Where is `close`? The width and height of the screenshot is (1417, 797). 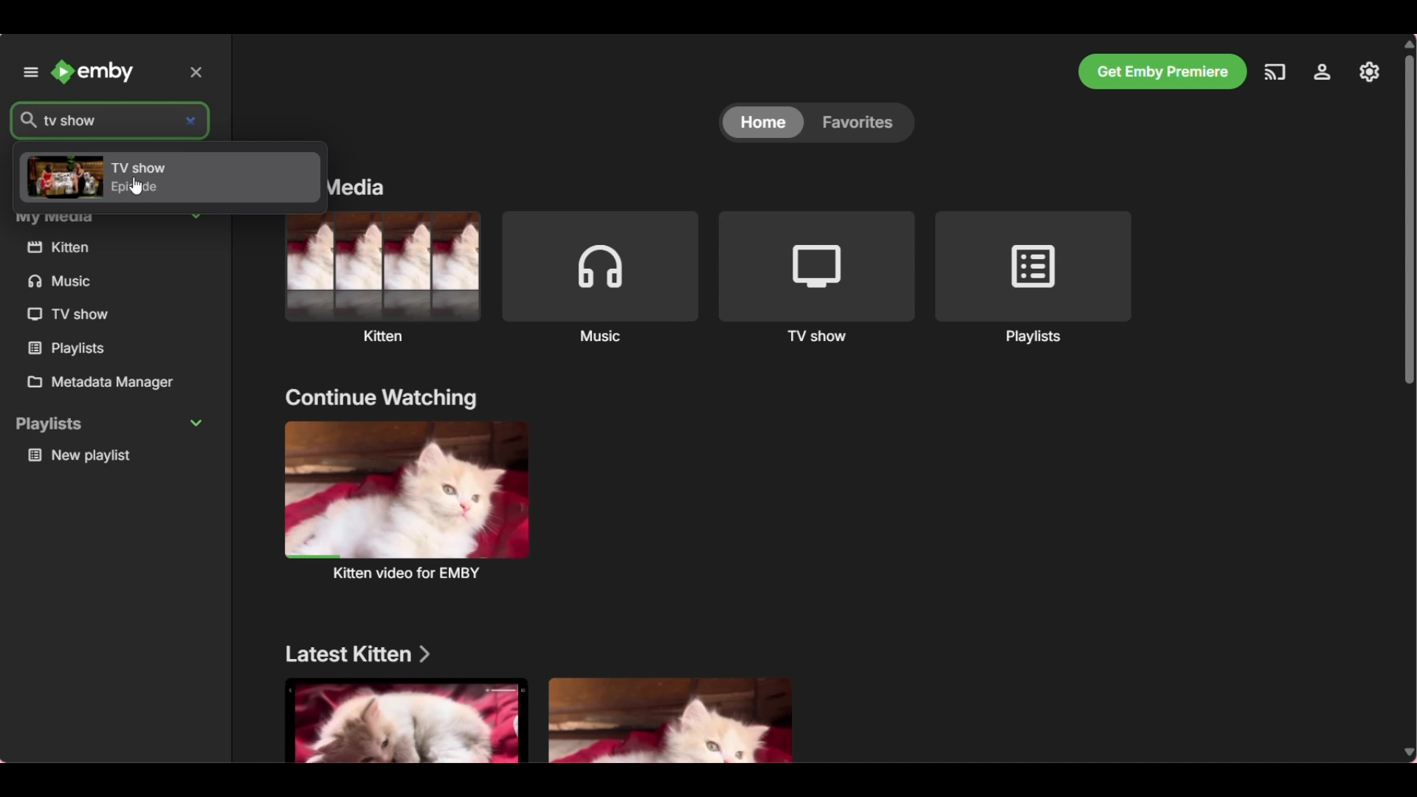 close is located at coordinates (201, 70).